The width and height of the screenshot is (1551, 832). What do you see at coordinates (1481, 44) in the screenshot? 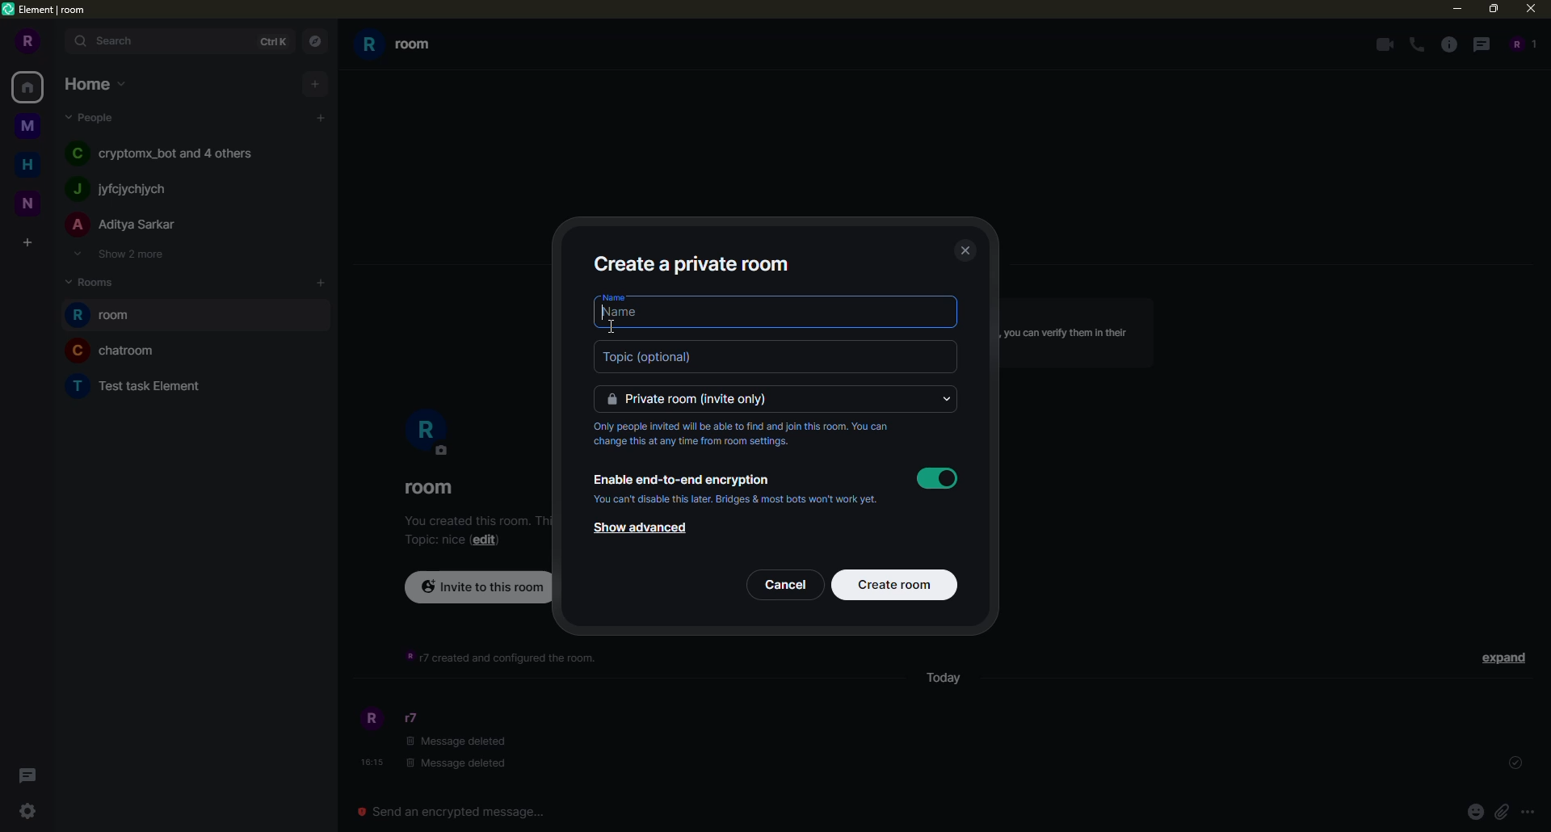
I see `threads` at bounding box center [1481, 44].